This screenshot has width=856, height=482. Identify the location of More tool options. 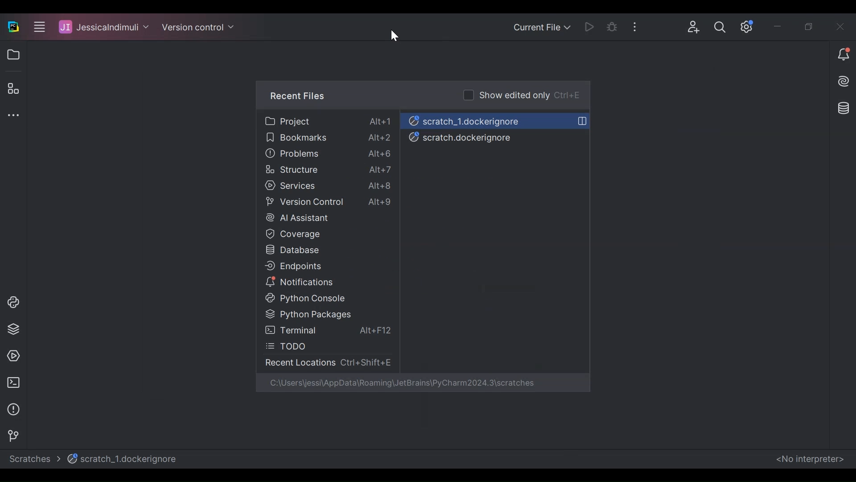
(12, 114).